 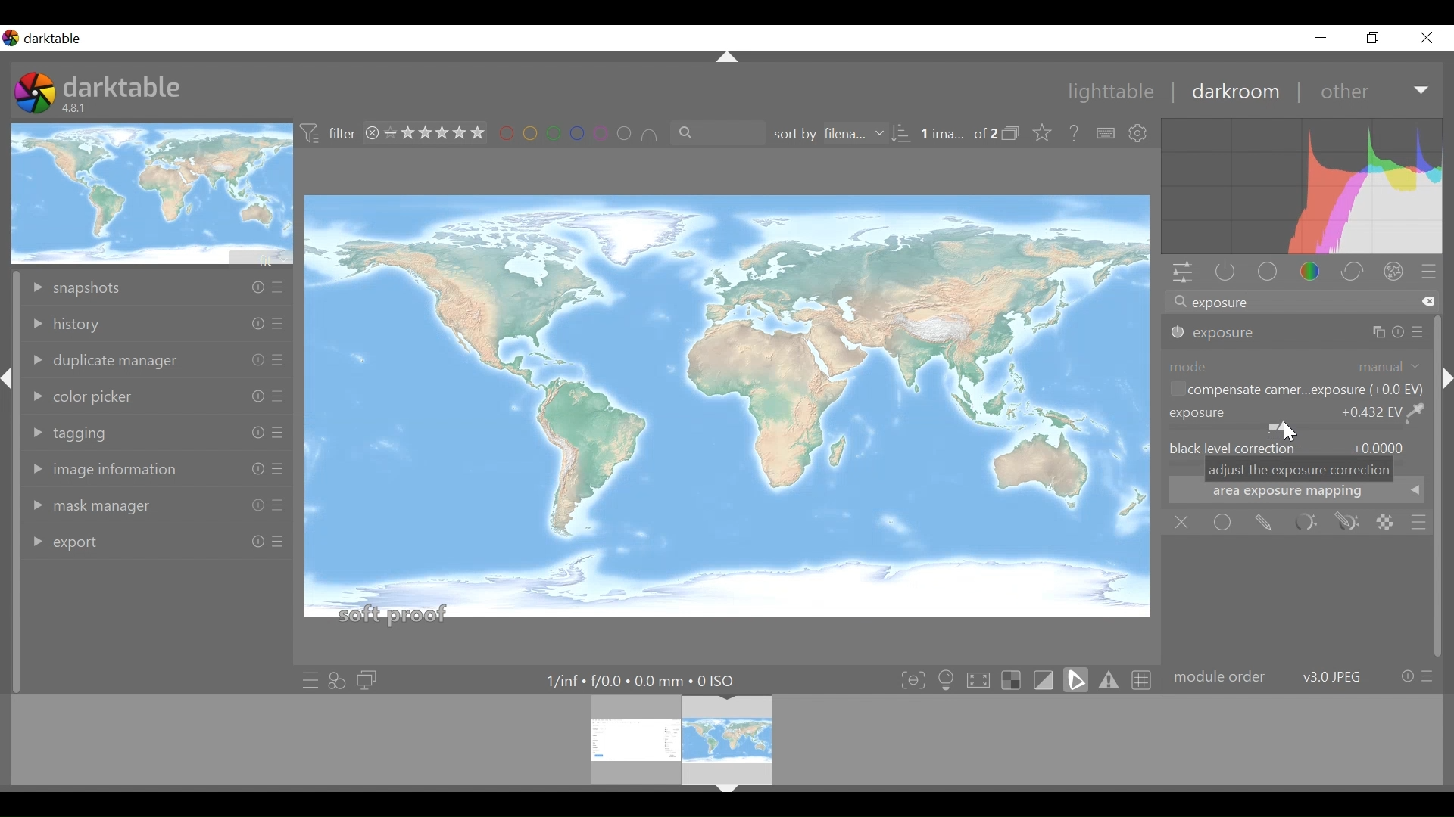 What do you see at coordinates (1297, 446) in the screenshot?
I see `black level correction` at bounding box center [1297, 446].